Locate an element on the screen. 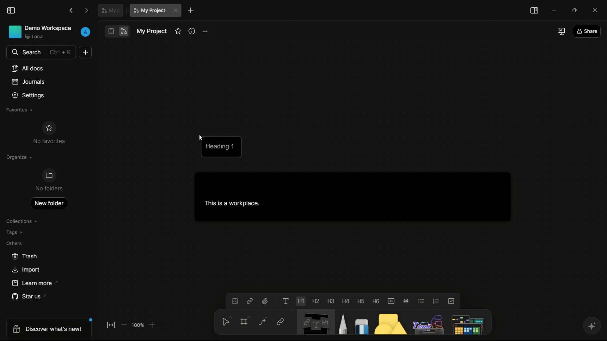 The image size is (607, 341). full screen is located at coordinates (561, 32).